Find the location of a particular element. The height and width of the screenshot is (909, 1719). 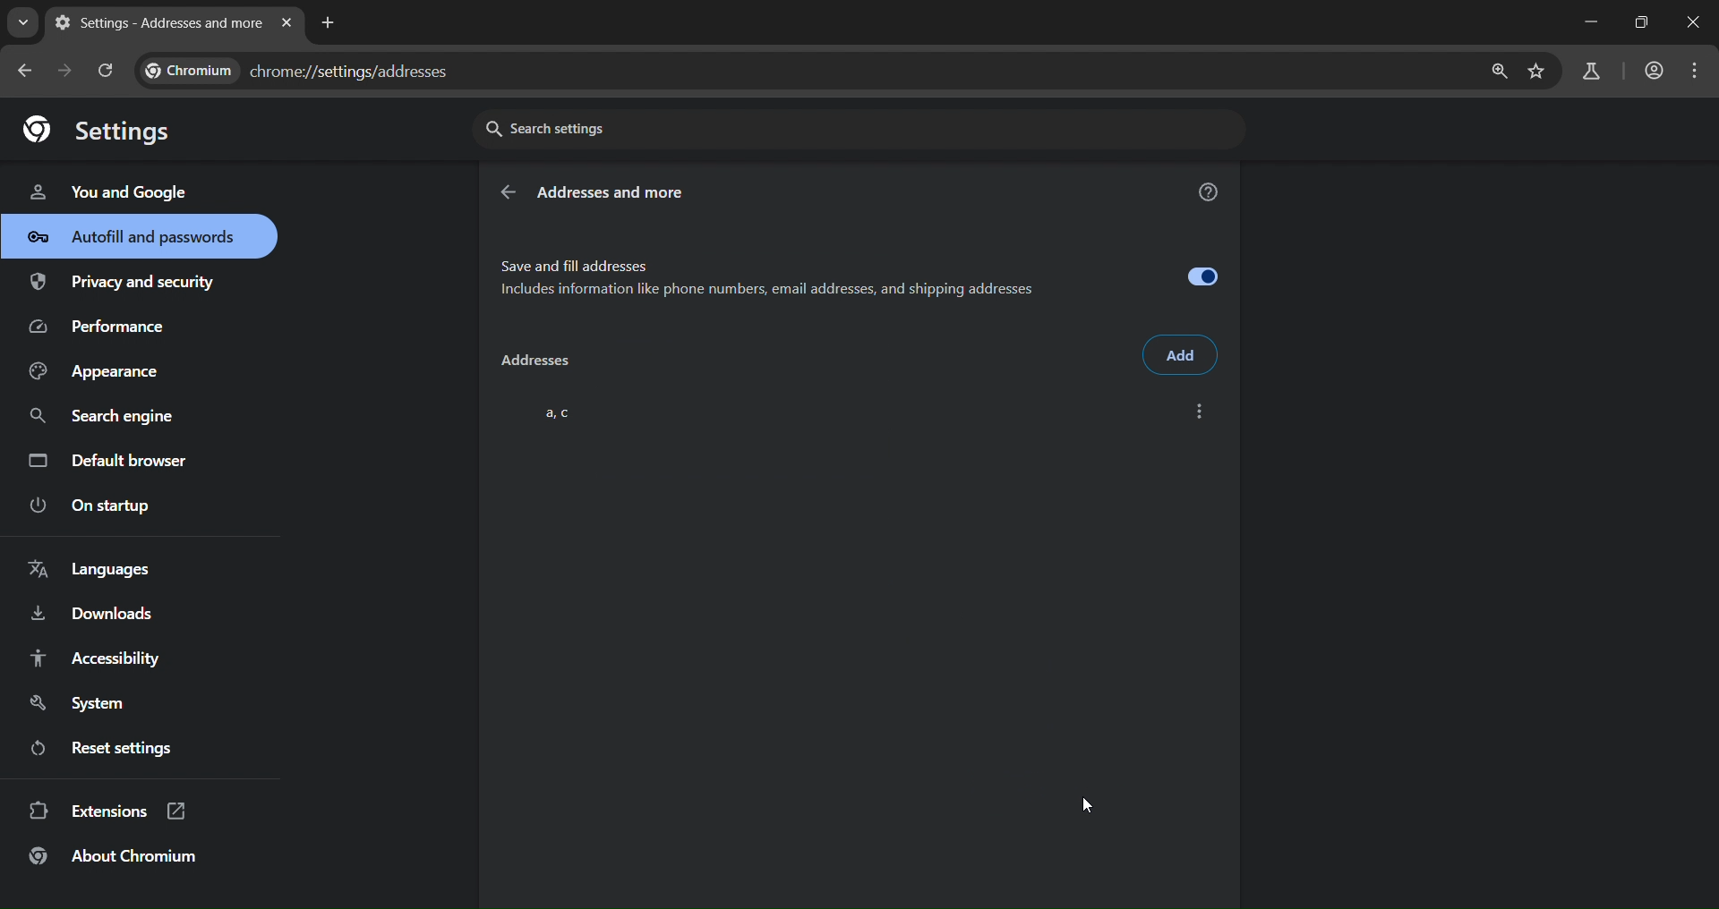

addressses is located at coordinates (533, 363).